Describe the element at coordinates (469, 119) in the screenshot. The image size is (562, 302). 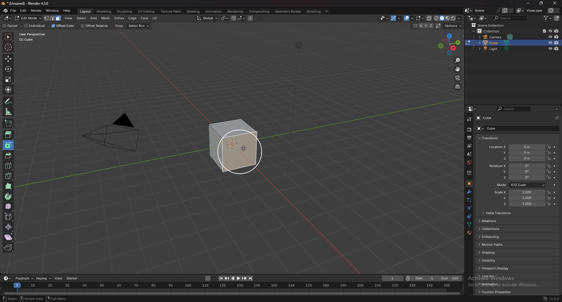
I see `tool` at that location.